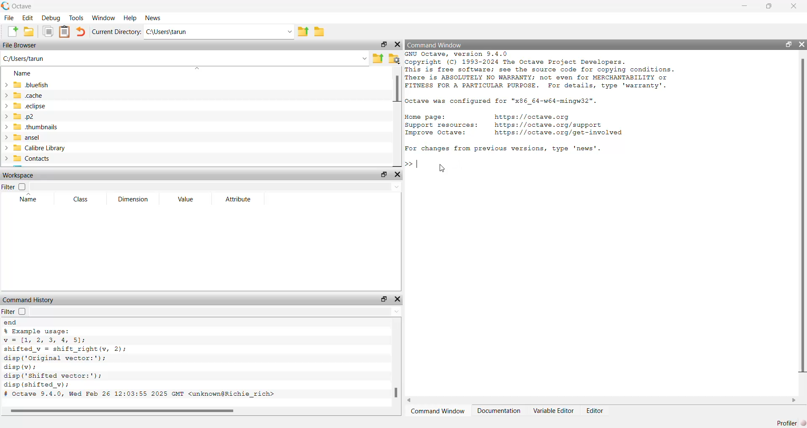 This screenshot has height=428, width=807. I want to click on command window, so click(441, 45).